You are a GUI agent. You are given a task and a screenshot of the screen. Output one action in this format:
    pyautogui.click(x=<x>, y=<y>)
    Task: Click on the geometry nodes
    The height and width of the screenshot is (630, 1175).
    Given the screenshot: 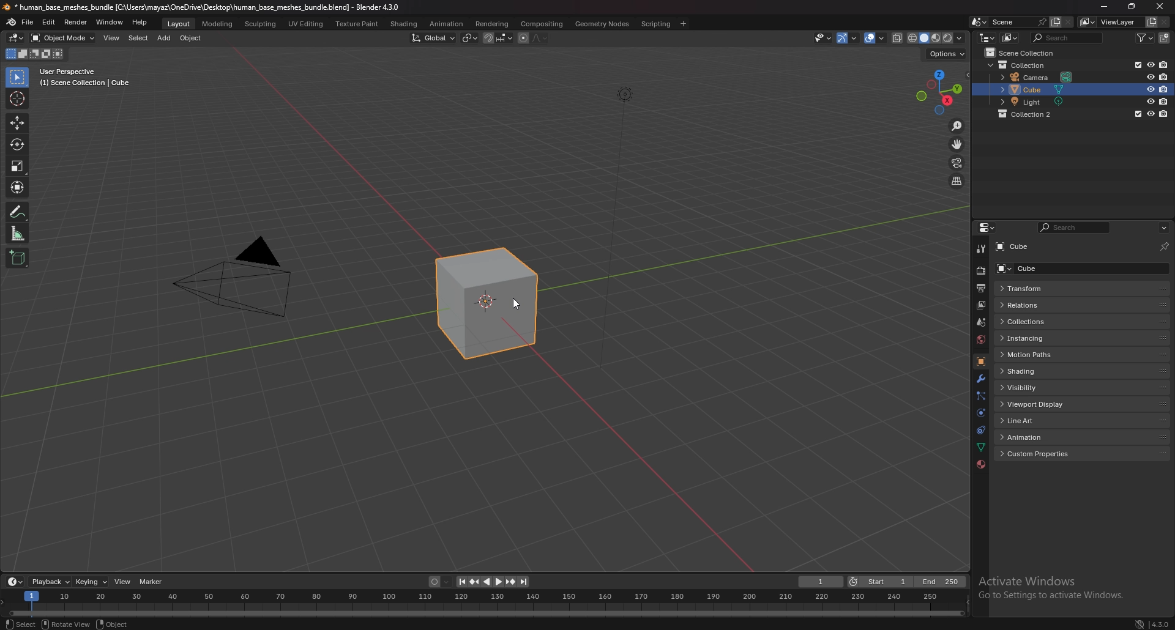 What is the action you would take?
    pyautogui.click(x=602, y=24)
    